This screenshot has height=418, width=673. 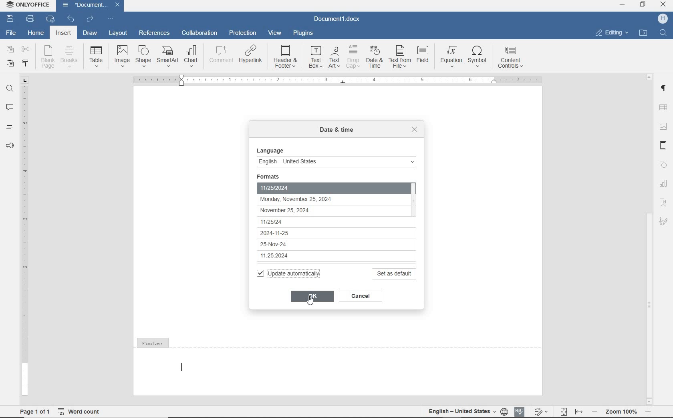 What do you see at coordinates (80, 412) in the screenshot?
I see `Word count` at bounding box center [80, 412].